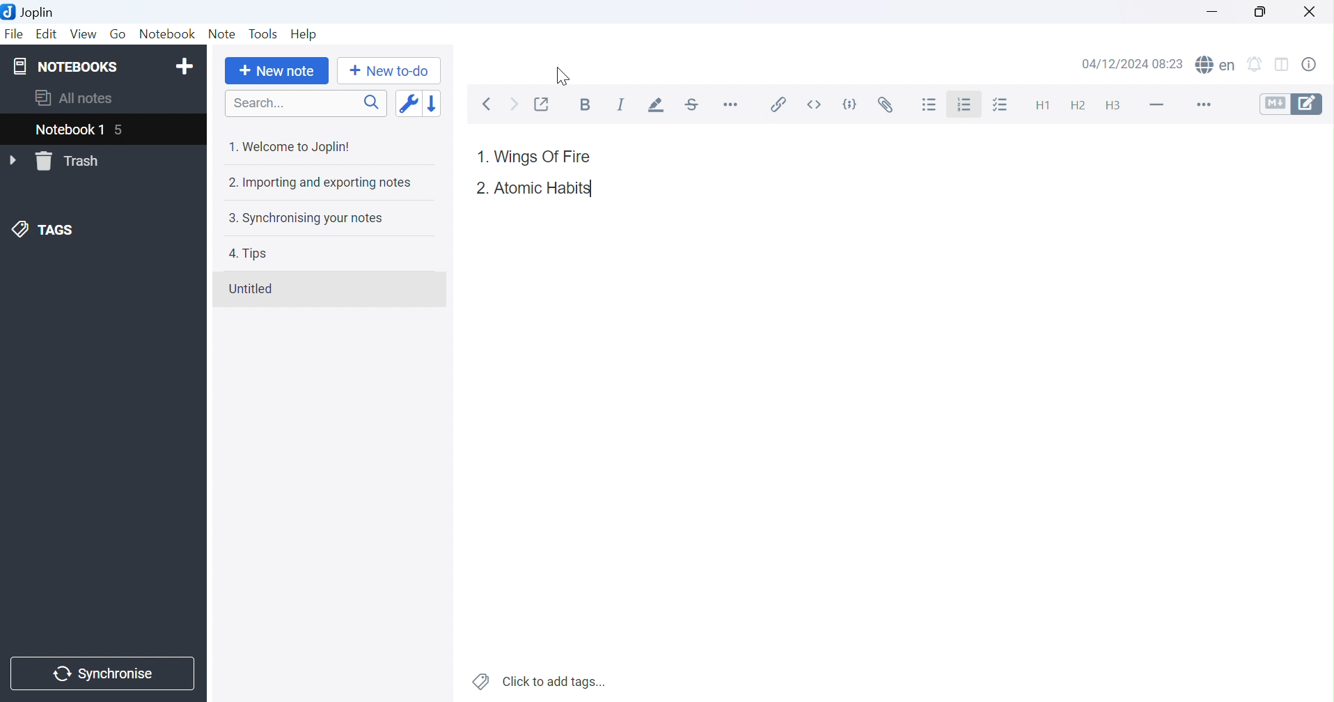  I want to click on numbered list, so click(968, 107).